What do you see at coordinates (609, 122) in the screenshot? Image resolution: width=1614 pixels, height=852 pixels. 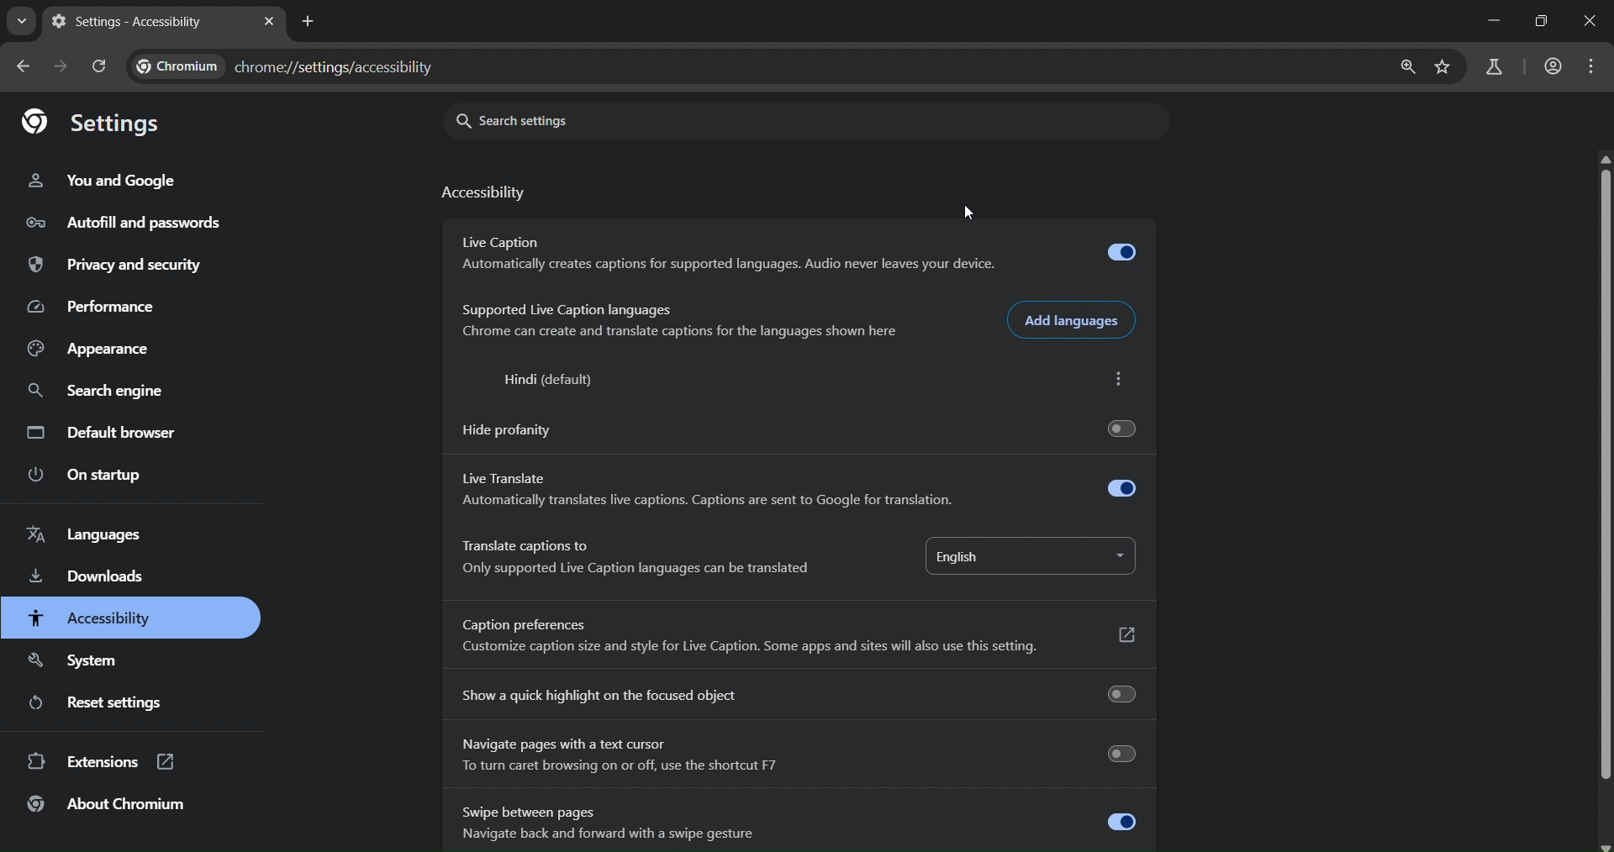 I see `search settings` at bounding box center [609, 122].